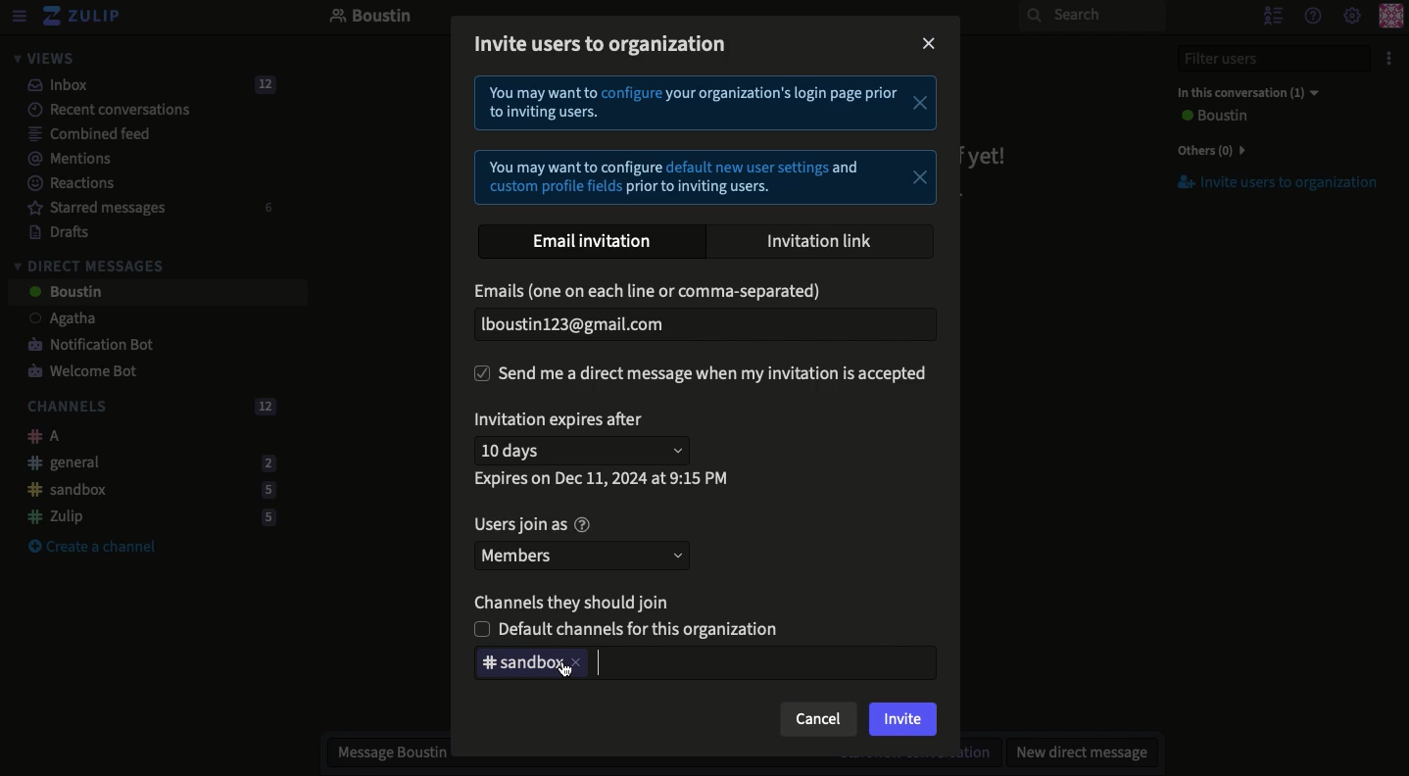  I want to click on Settings, so click(1352, 17).